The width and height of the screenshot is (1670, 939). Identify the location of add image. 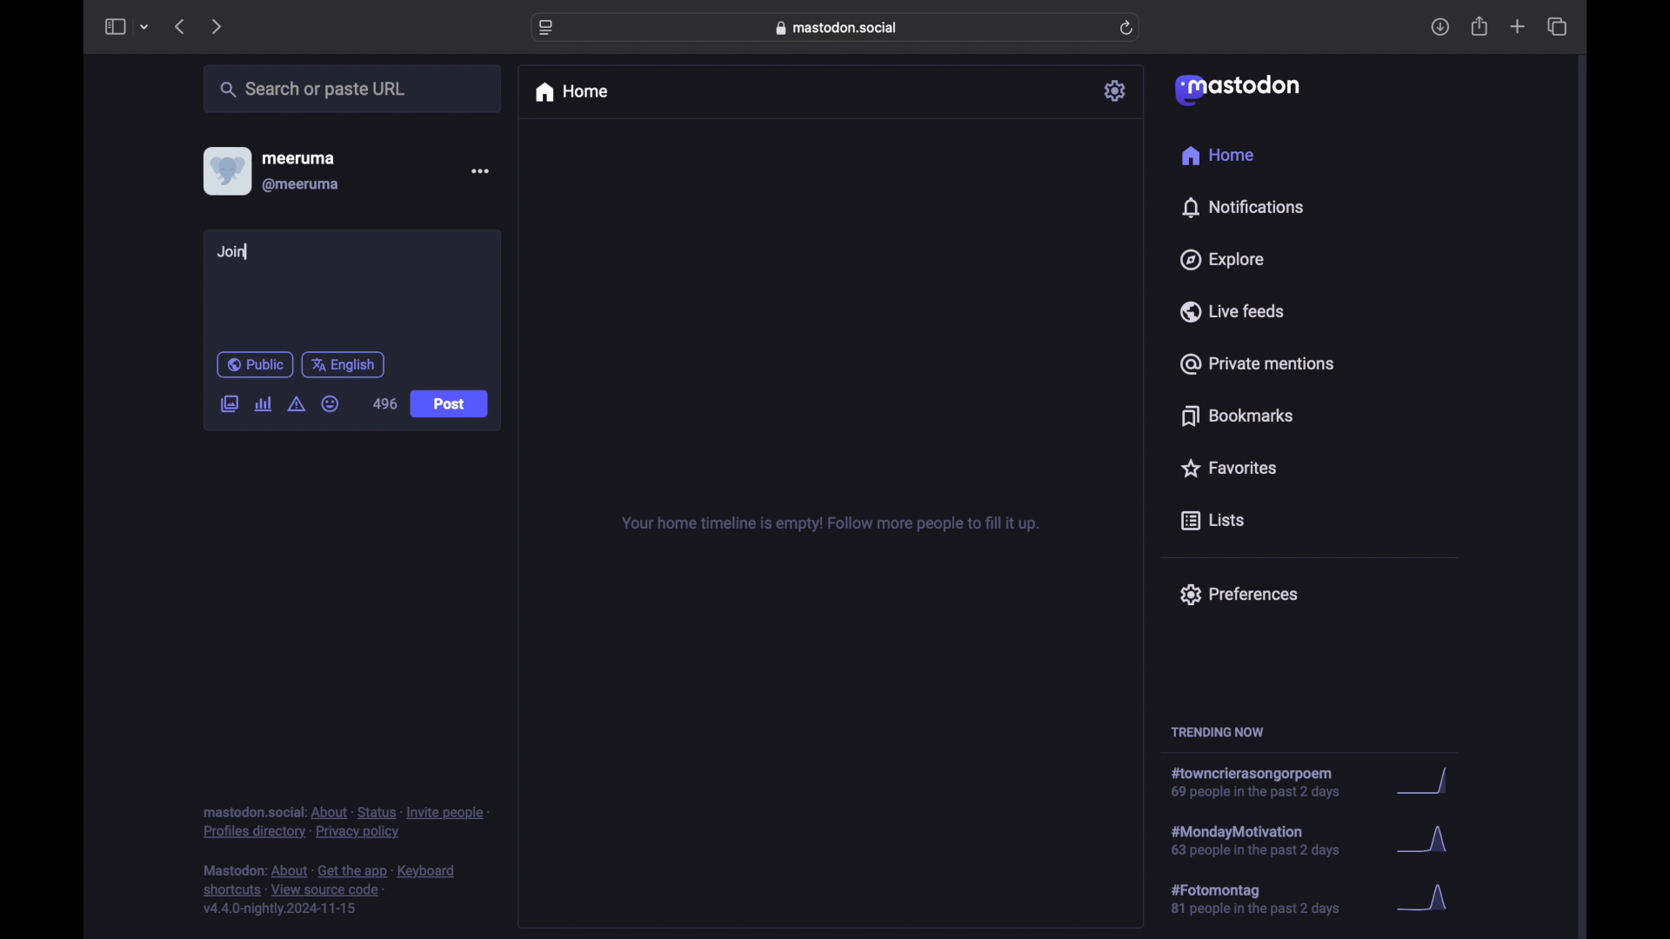
(229, 405).